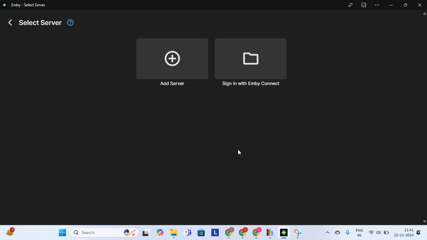  Describe the element at coordinates (379, 233) in the screenshot. I see `wi-fi/speakers/battery status` at that location.